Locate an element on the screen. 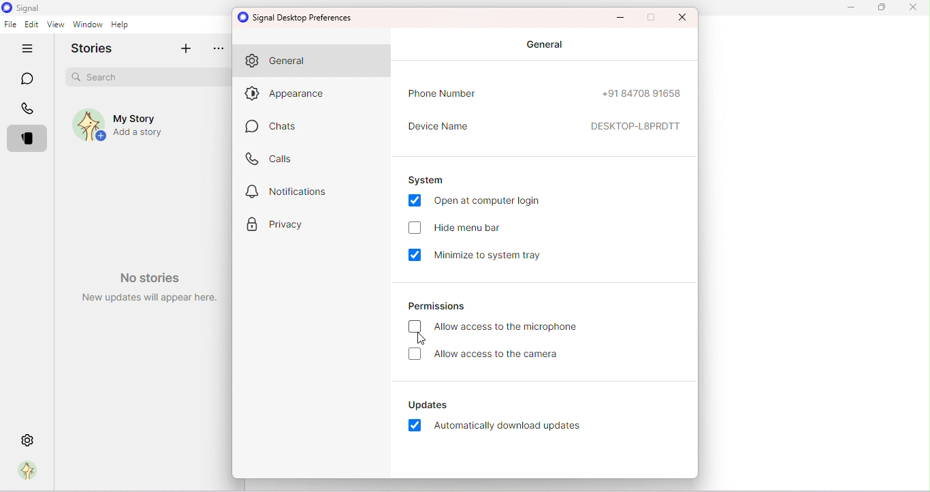 The image size is (930, 492). Privacy is located at coordinates (276, 228).